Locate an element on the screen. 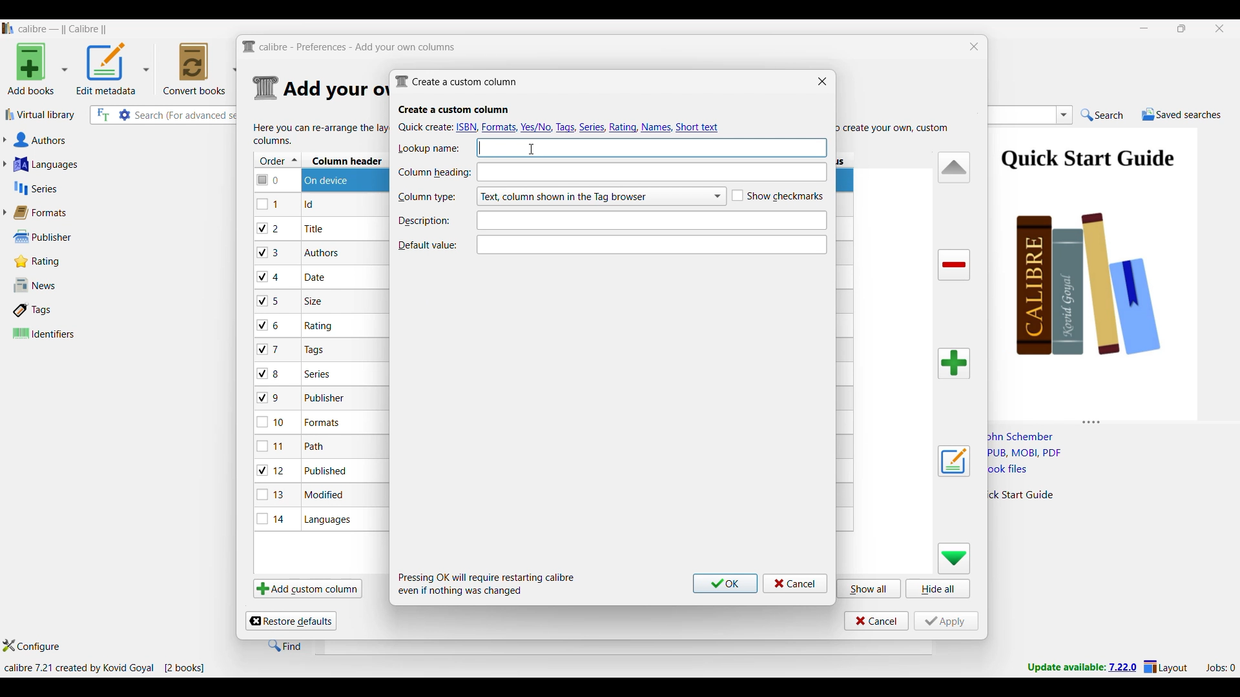 This screenshot has width=1240, height=697. Close window is located at coordinates (975, 46).